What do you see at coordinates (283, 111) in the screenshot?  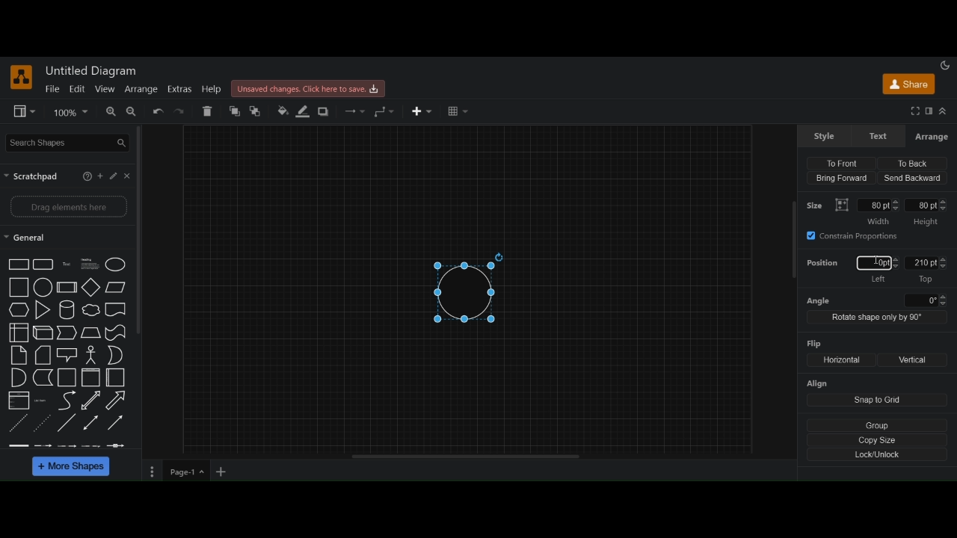 I see `fill color` at bounding box center [283, 111].